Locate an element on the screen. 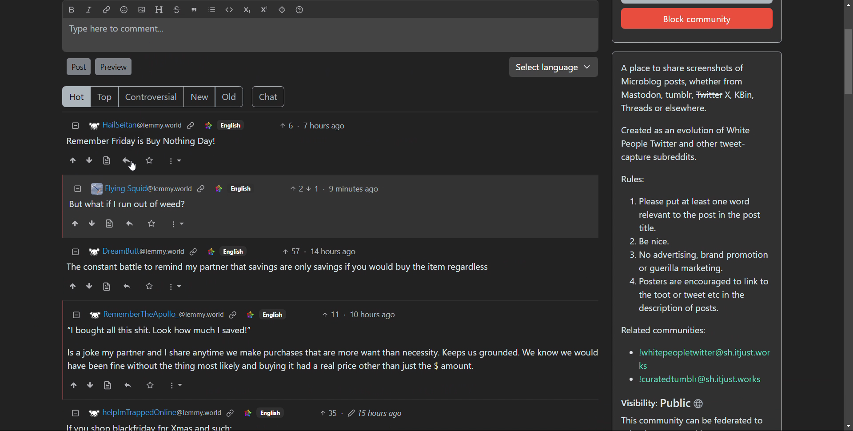  time of posting is located at coordinates (333, 251).